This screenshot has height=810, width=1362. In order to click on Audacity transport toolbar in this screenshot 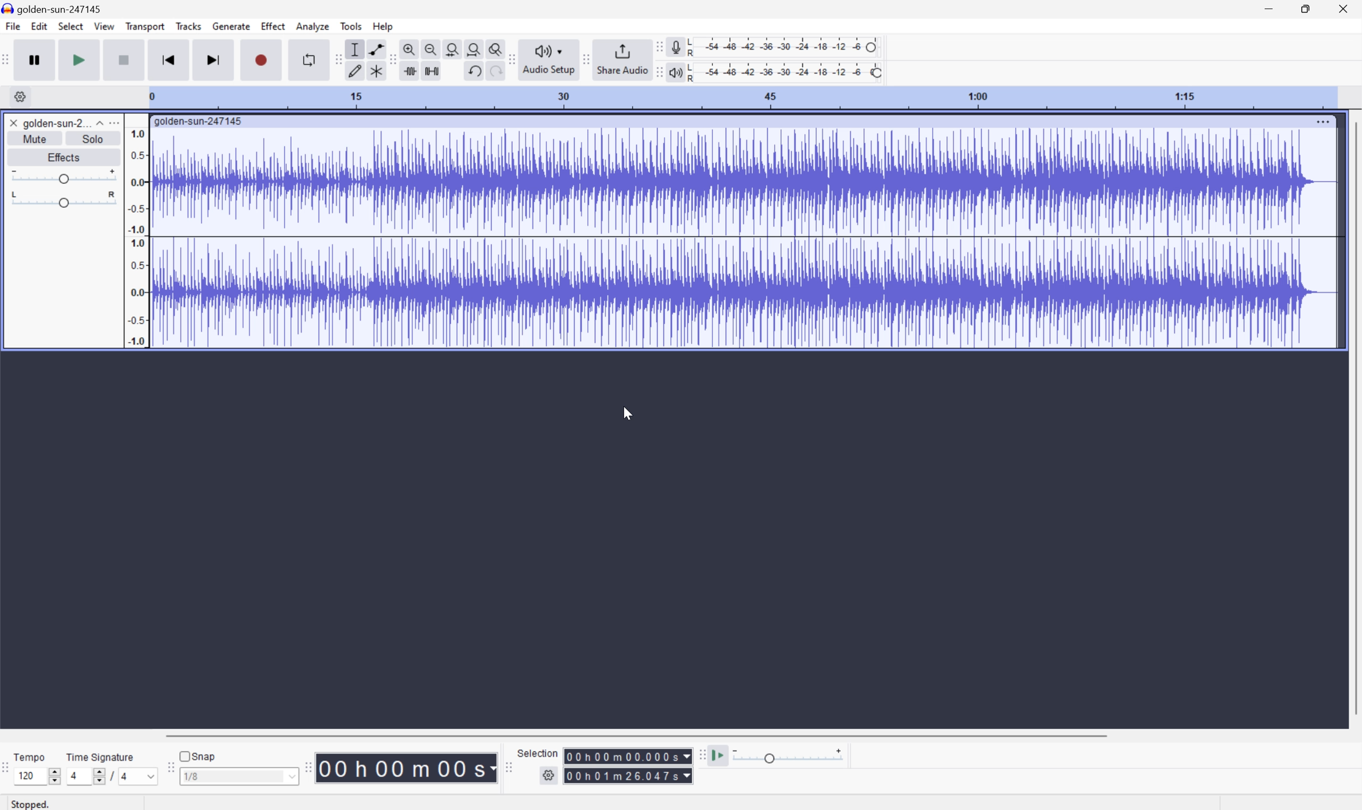, I will do `click(9, 58)`.